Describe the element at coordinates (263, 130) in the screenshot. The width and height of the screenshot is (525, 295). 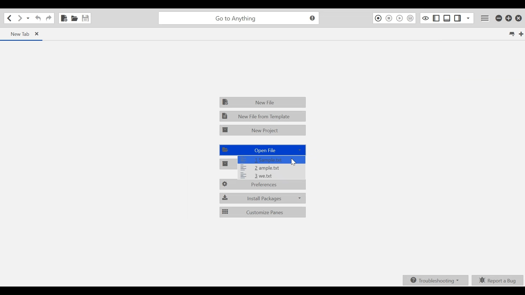
I see `New Project` at that location.